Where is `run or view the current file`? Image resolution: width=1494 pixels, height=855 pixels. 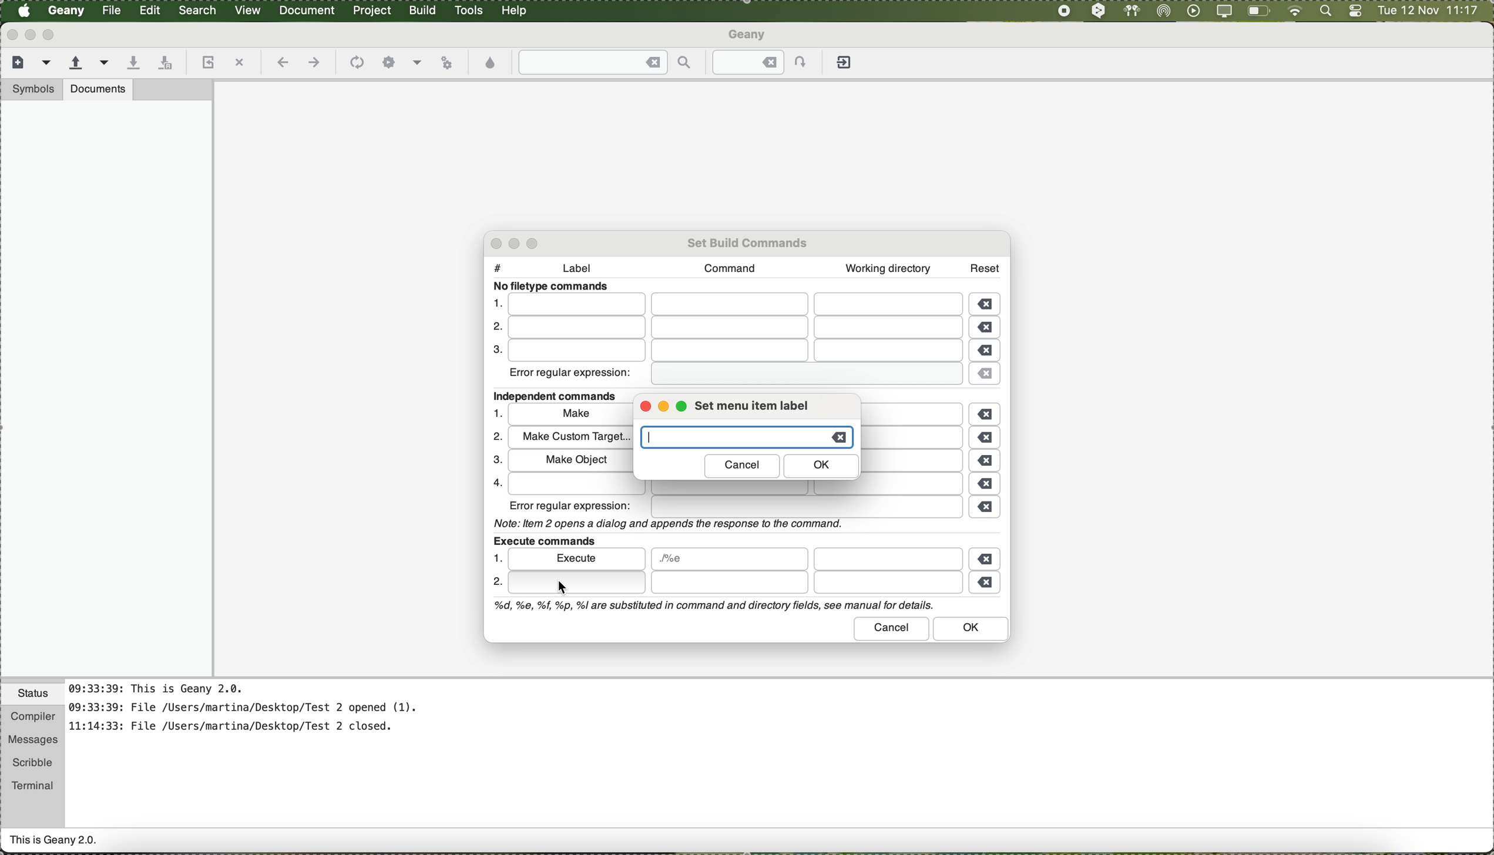
run or view the current file is located at coordinates (446, 61).